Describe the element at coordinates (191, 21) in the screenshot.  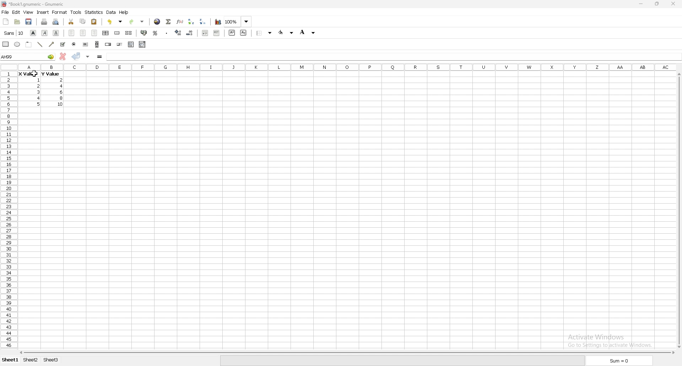
I see `sort ascending` at that location.